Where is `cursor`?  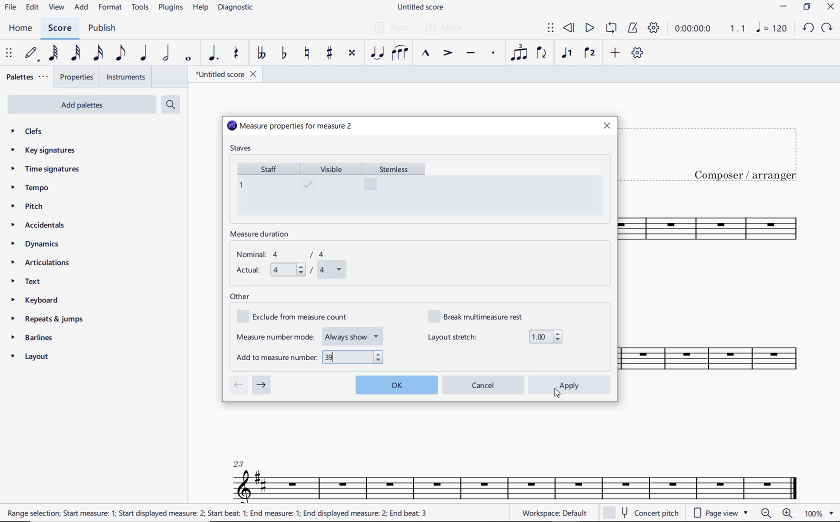
cursor is located at coordinates (558, 393).